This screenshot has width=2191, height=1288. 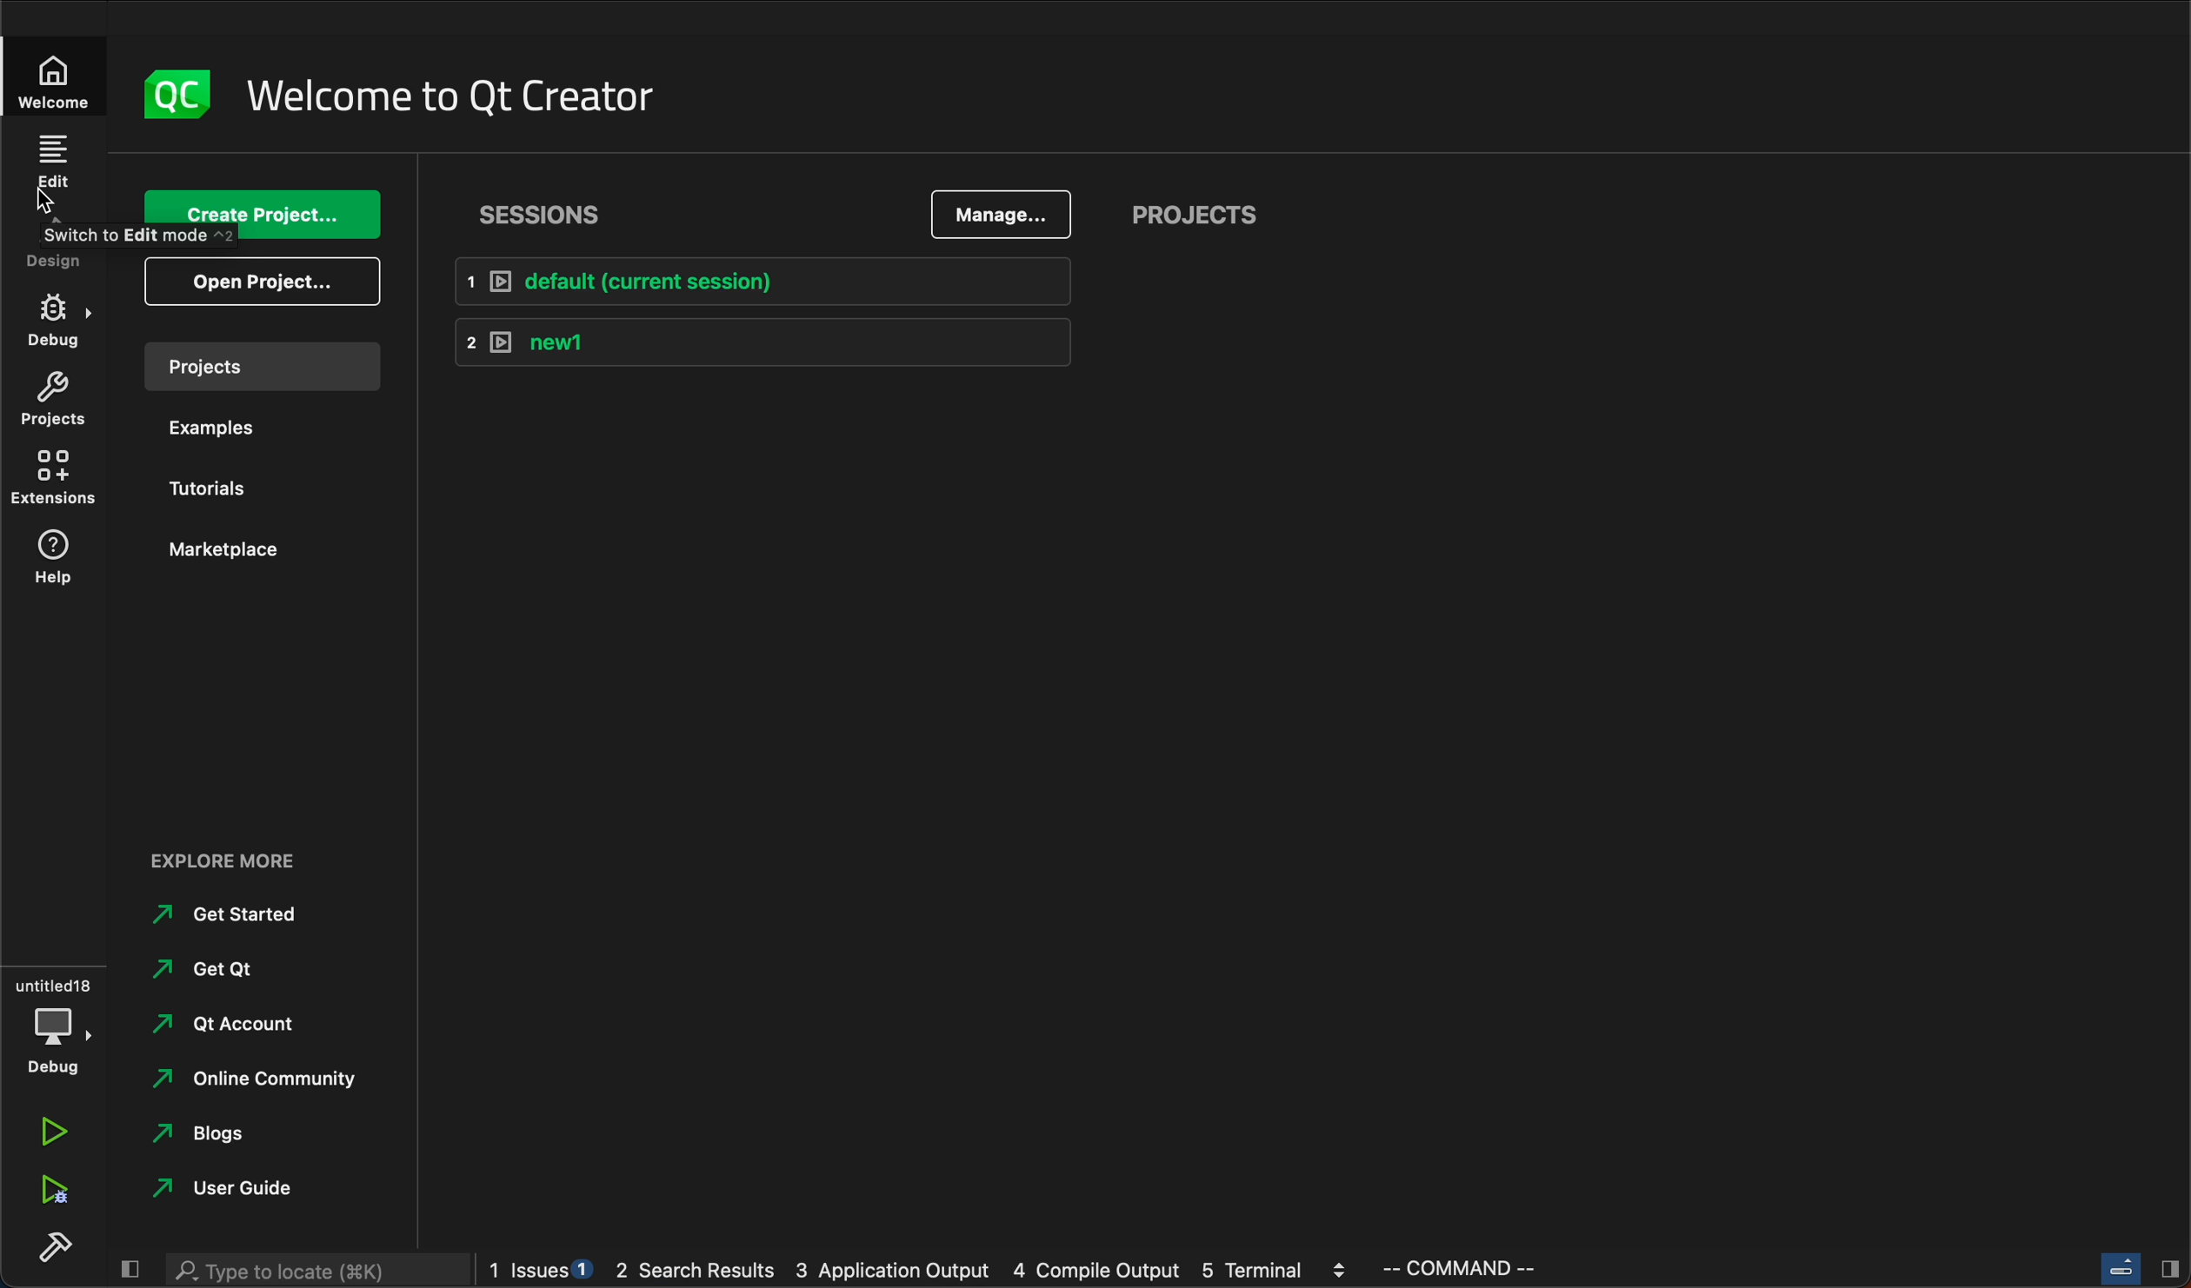 What do you see at coordinates (256, 857) in the screenshot?
I see `explore` at bounding box center [256, 857].